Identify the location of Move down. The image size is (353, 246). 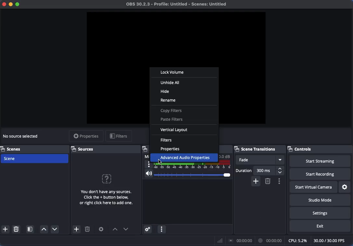
(126, 229).